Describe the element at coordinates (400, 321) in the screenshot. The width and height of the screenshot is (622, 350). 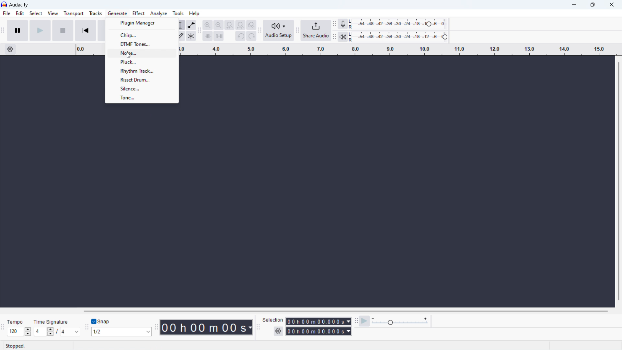
I see `playback meter` at that location.